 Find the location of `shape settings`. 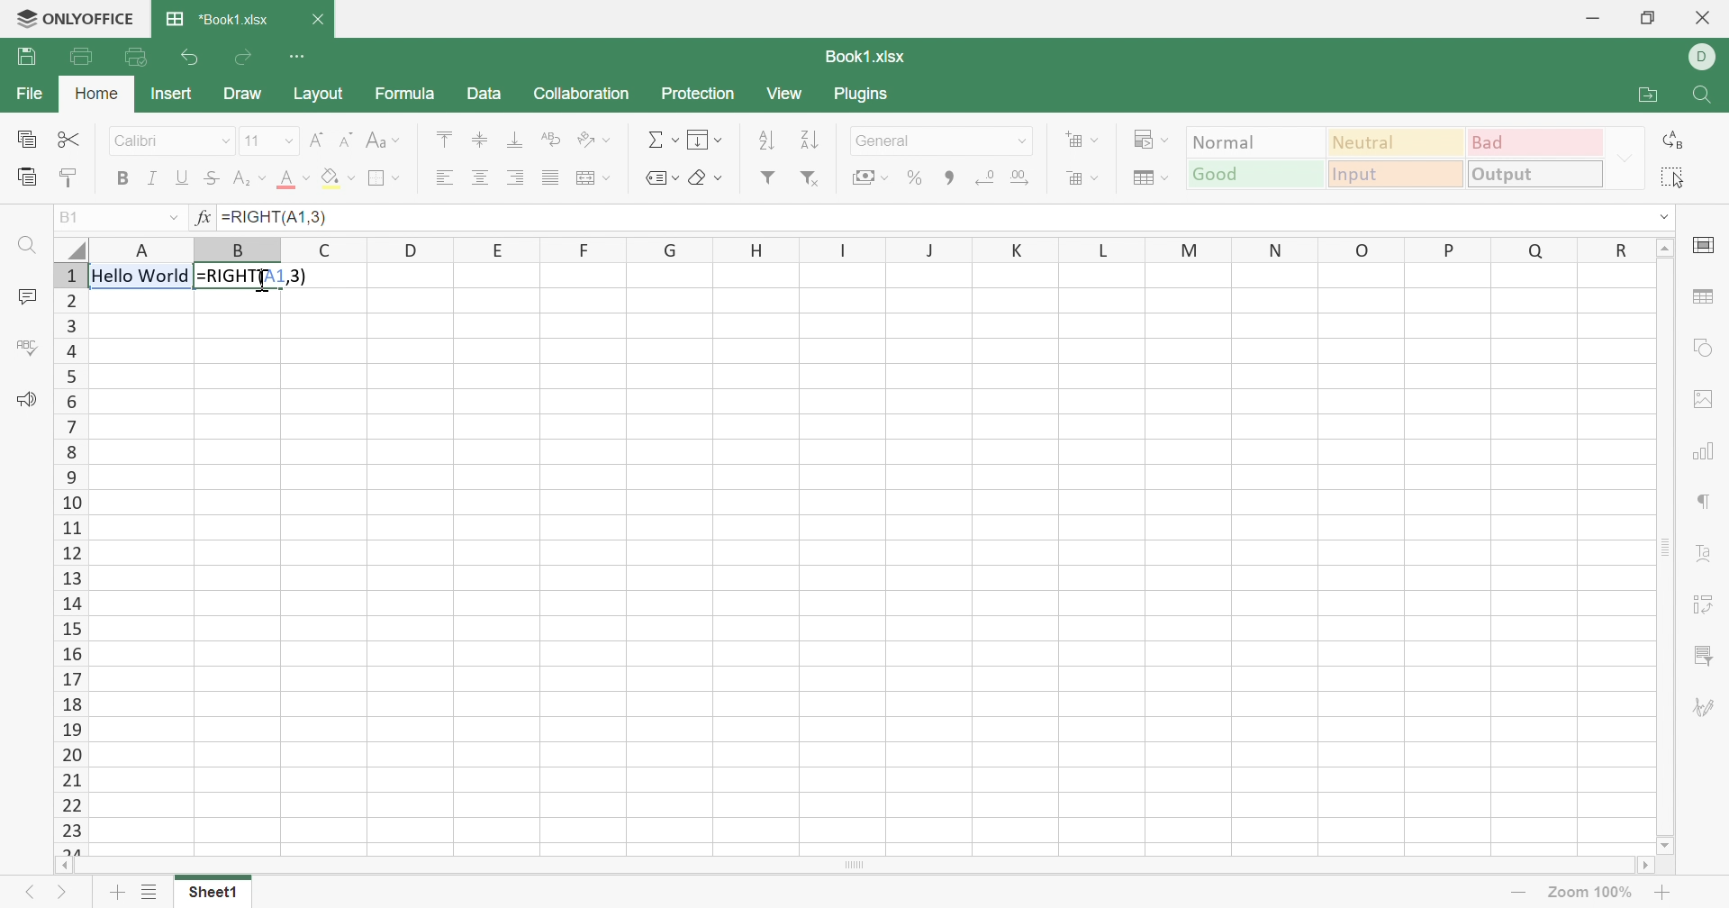

shape settings is located at coordinates (1703, 348).